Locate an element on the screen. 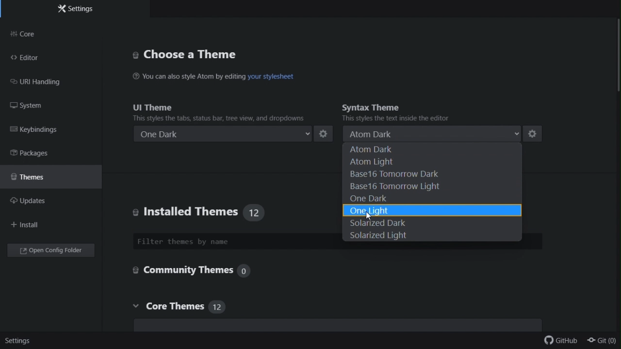 This screenshot has width=621, height=349. Core themes is located at coordinates (213, 309).